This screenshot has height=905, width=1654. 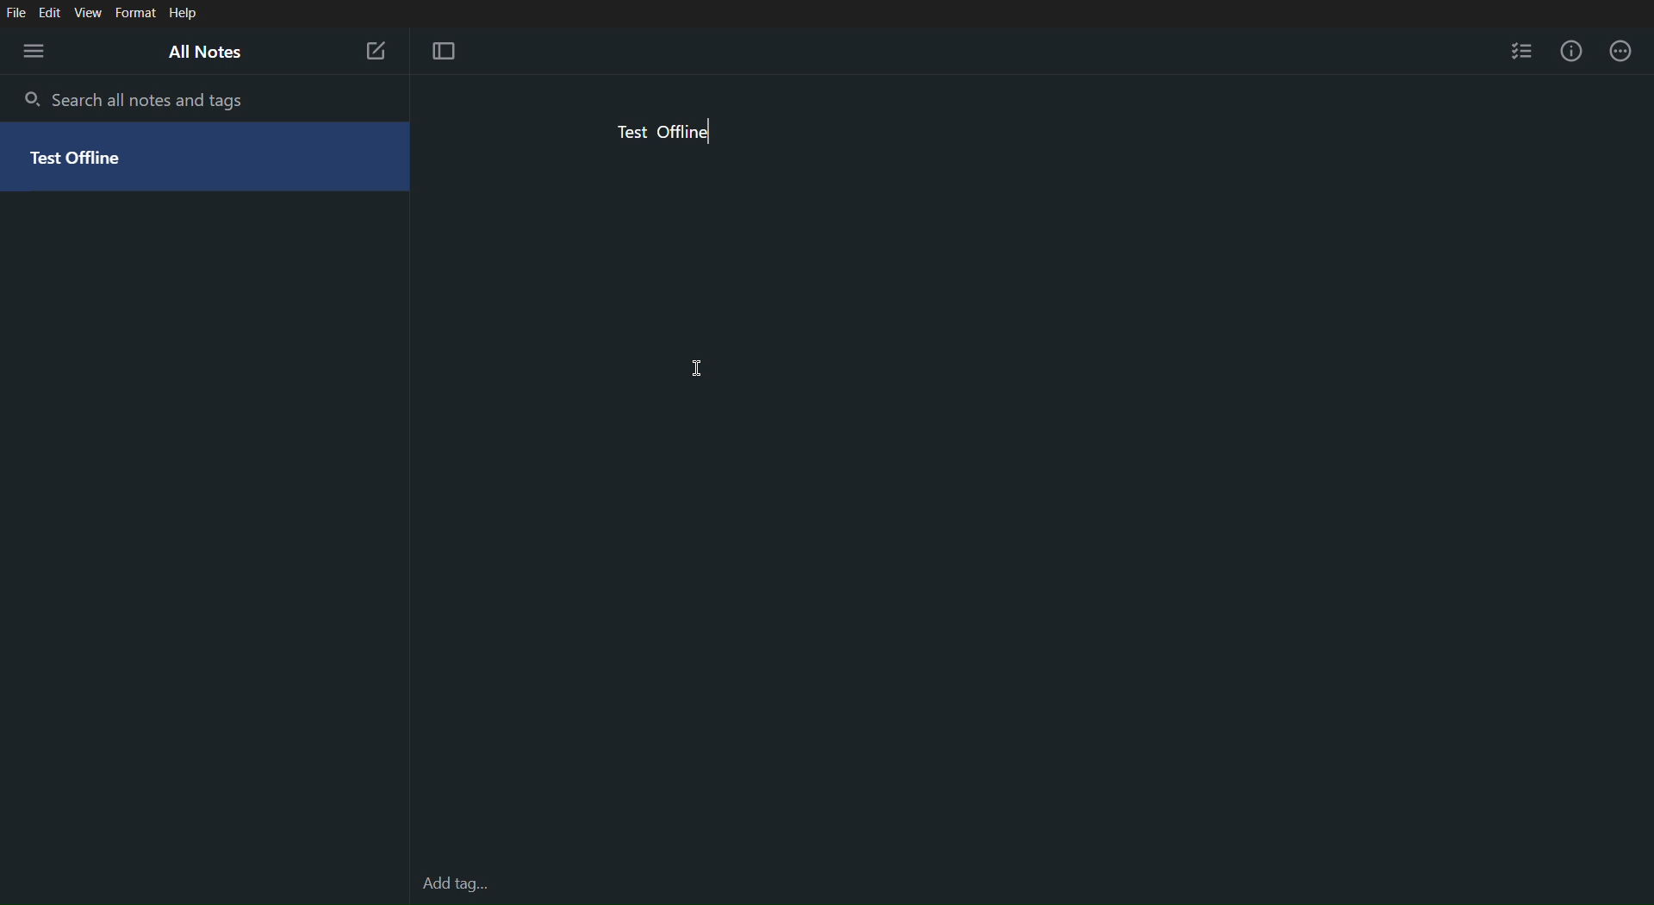 I want to click on Edit, so click(x=52, y=11).